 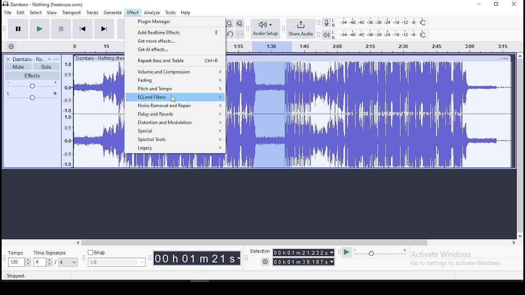 I want to click on share audio, so click(x=301, y=29).